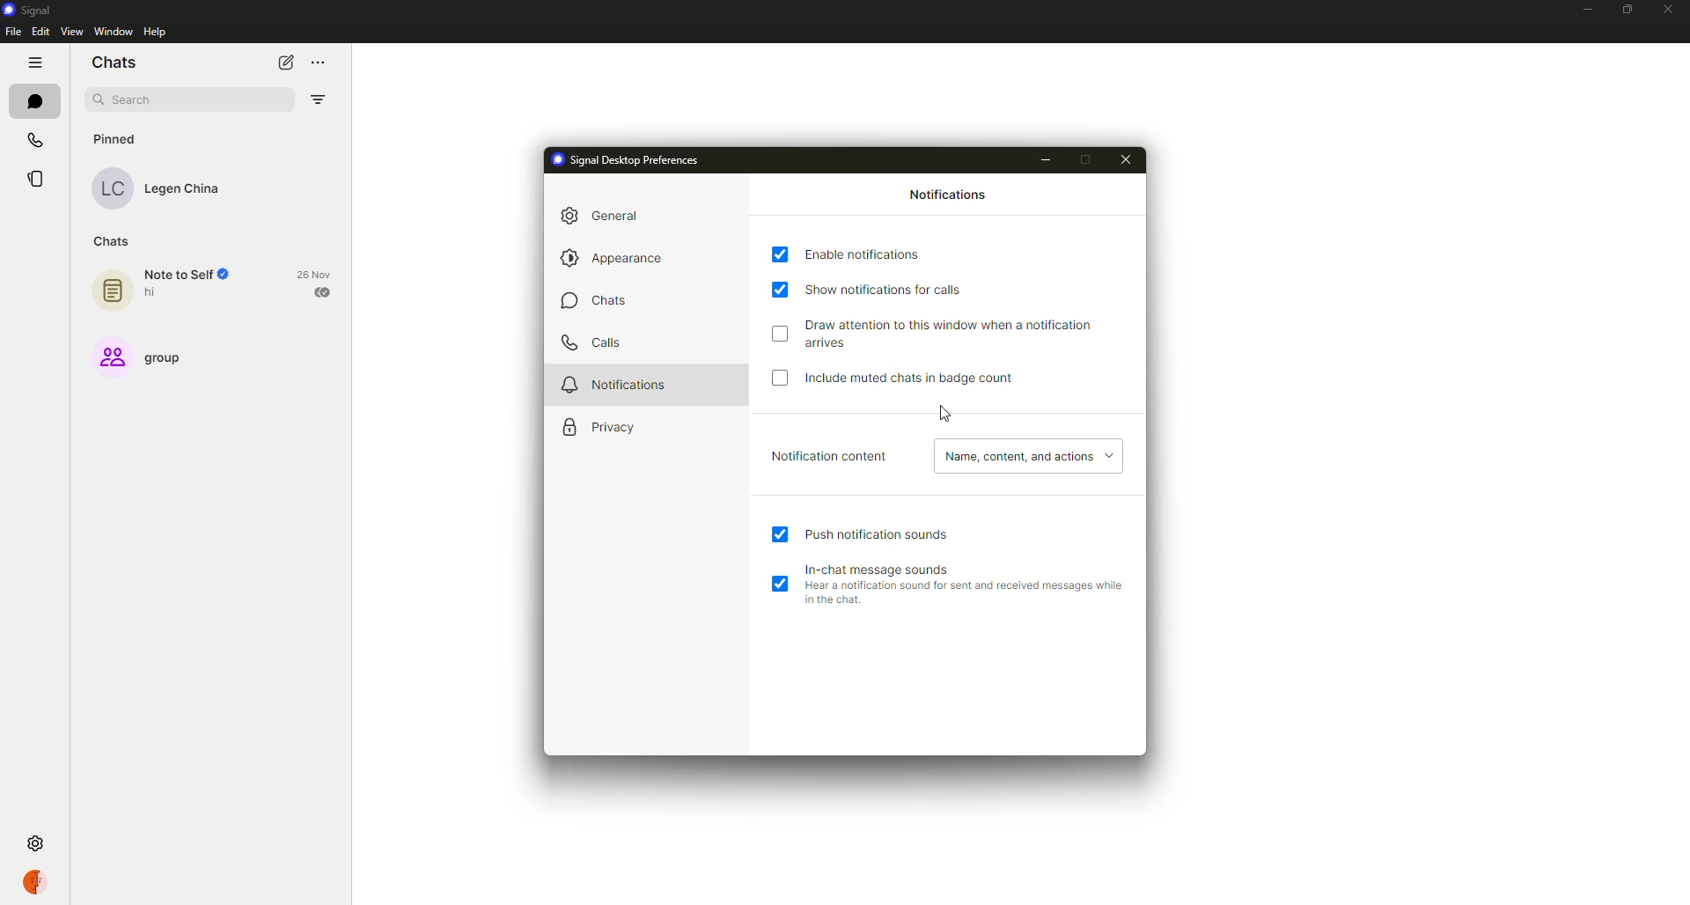  I want to click on edit, so click(40, 32).